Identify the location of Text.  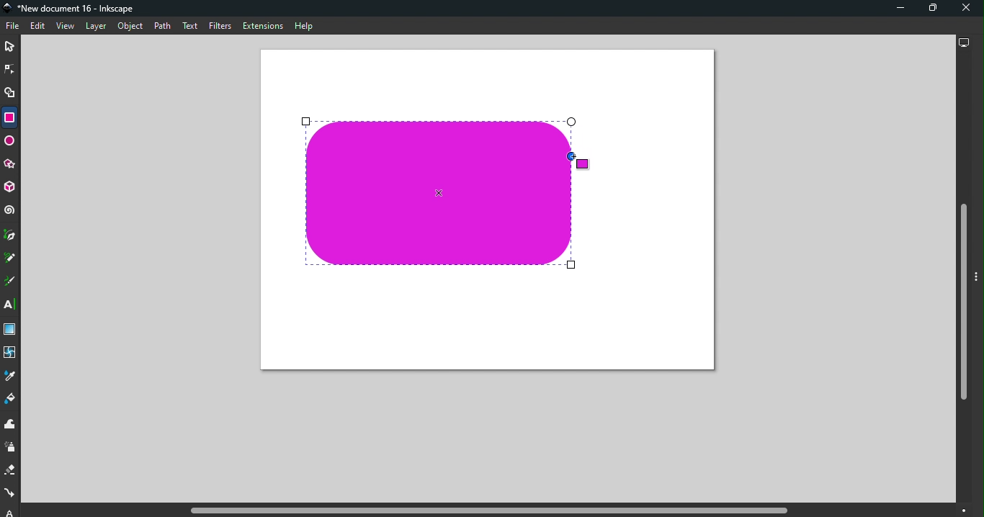
(192, 27).